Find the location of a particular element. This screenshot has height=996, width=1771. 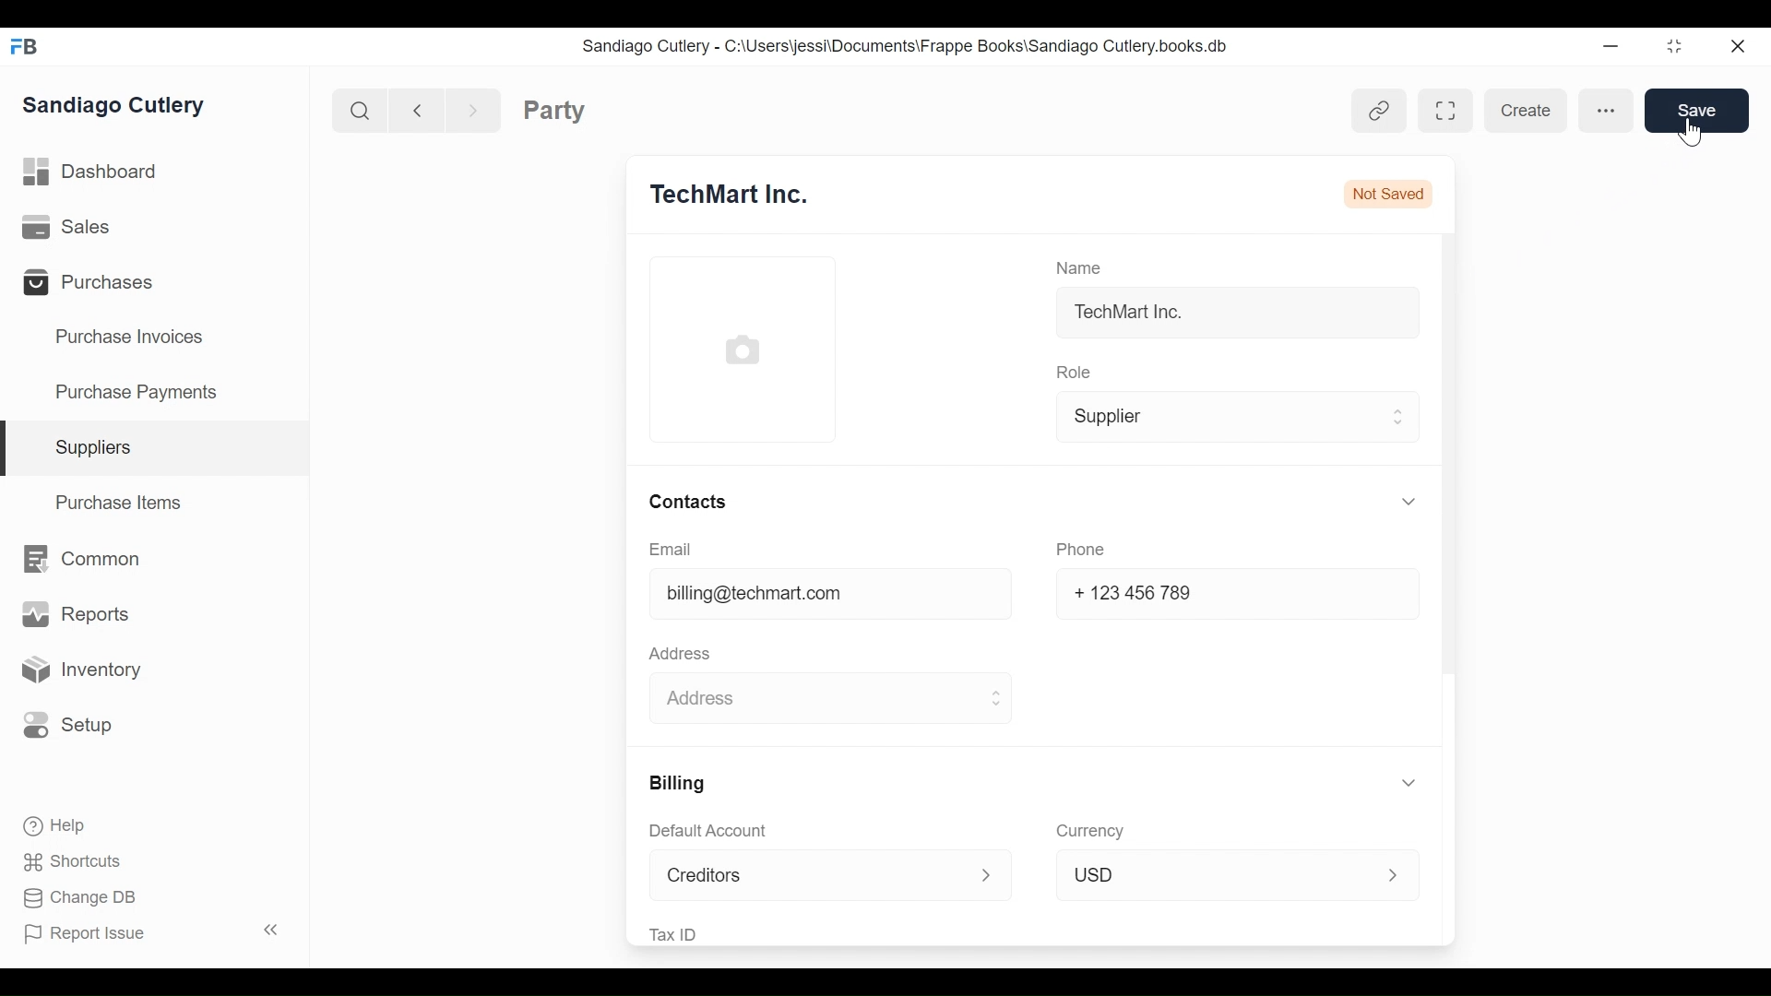

Change DB is located at coordinates (88, 896).